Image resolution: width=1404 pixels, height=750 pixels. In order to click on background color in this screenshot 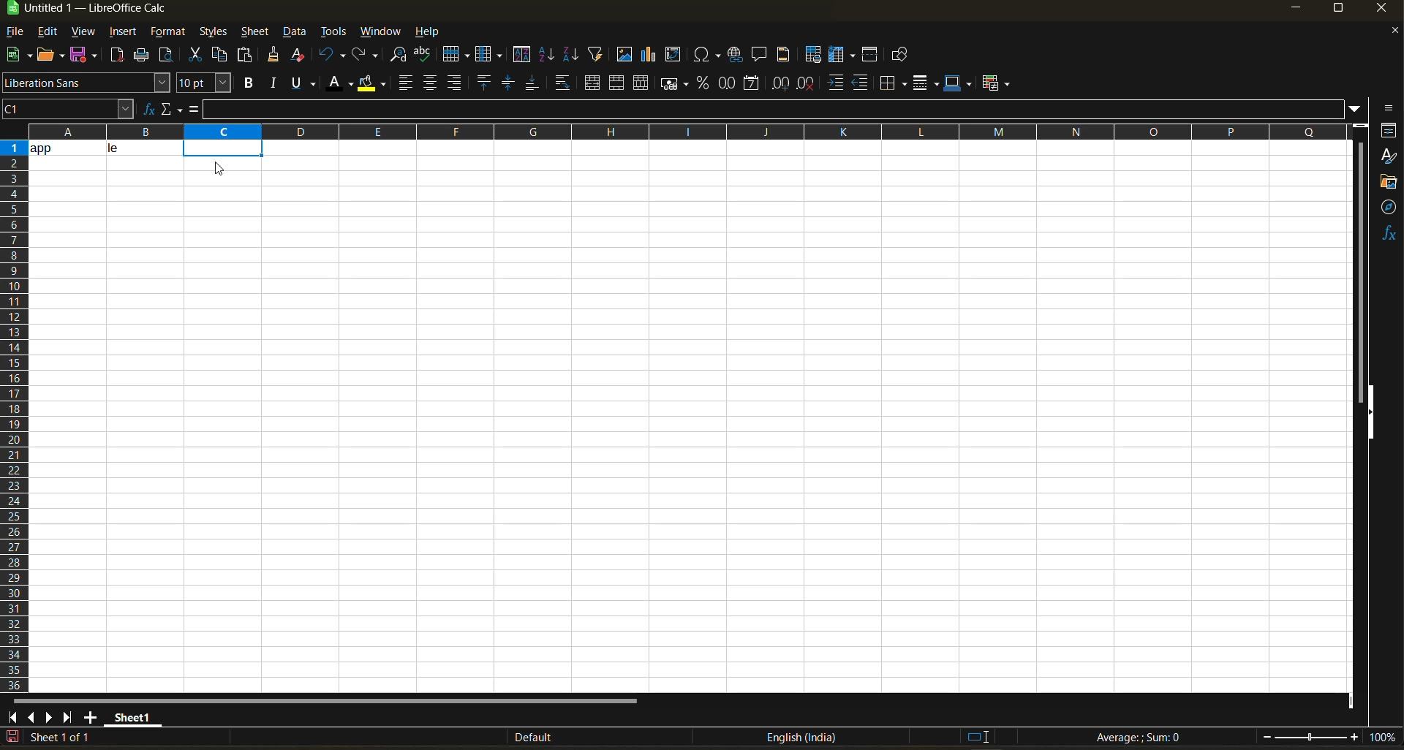, I will do `click(371, 84)`.